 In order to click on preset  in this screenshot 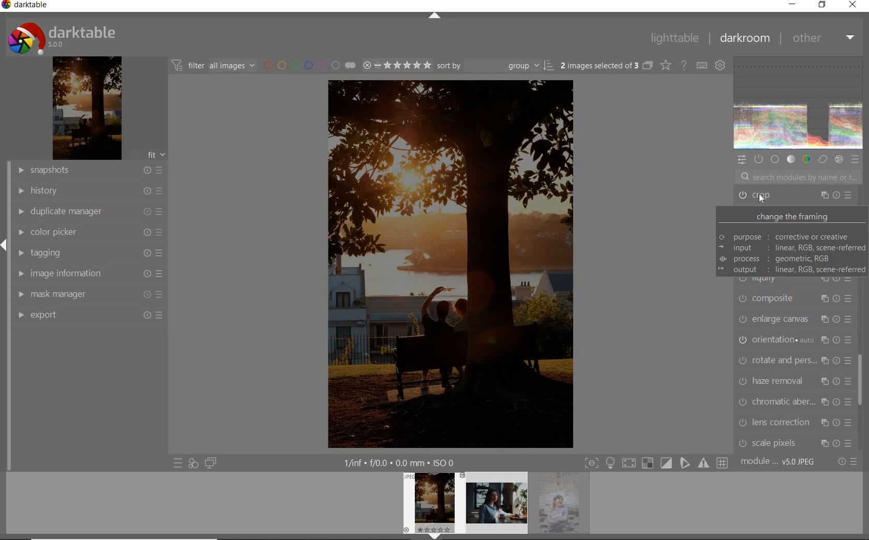, I will do `click(855, 158)`.